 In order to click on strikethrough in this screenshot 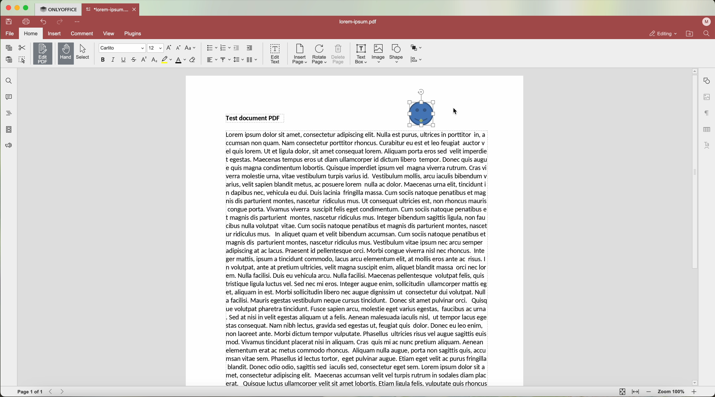, I will do `click(135, 60)`.